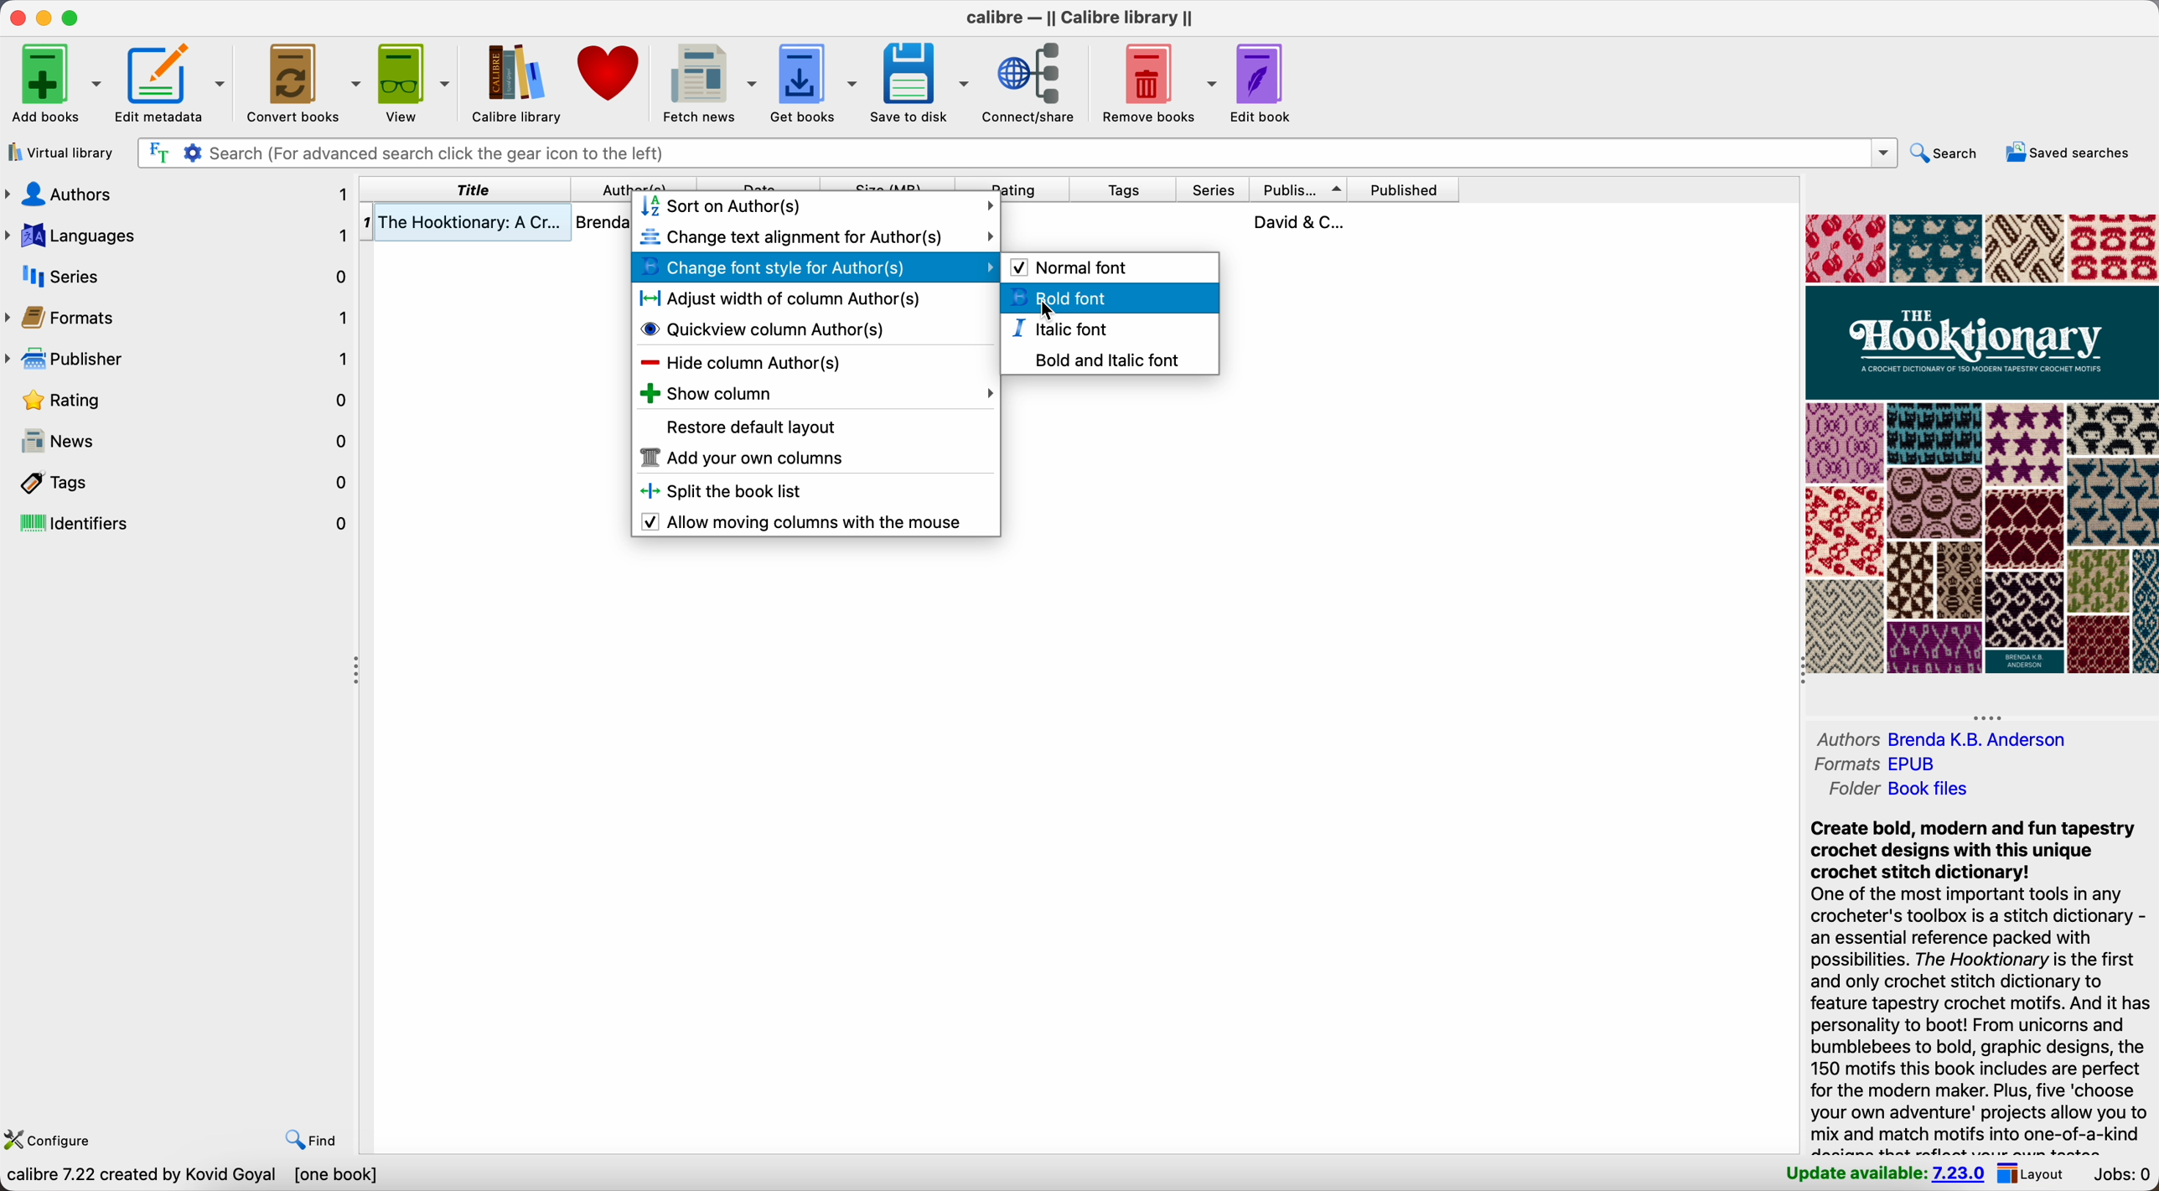 The width and height of the screenshot is (2159, 1191). I want to click on data, so click(194, 1176).